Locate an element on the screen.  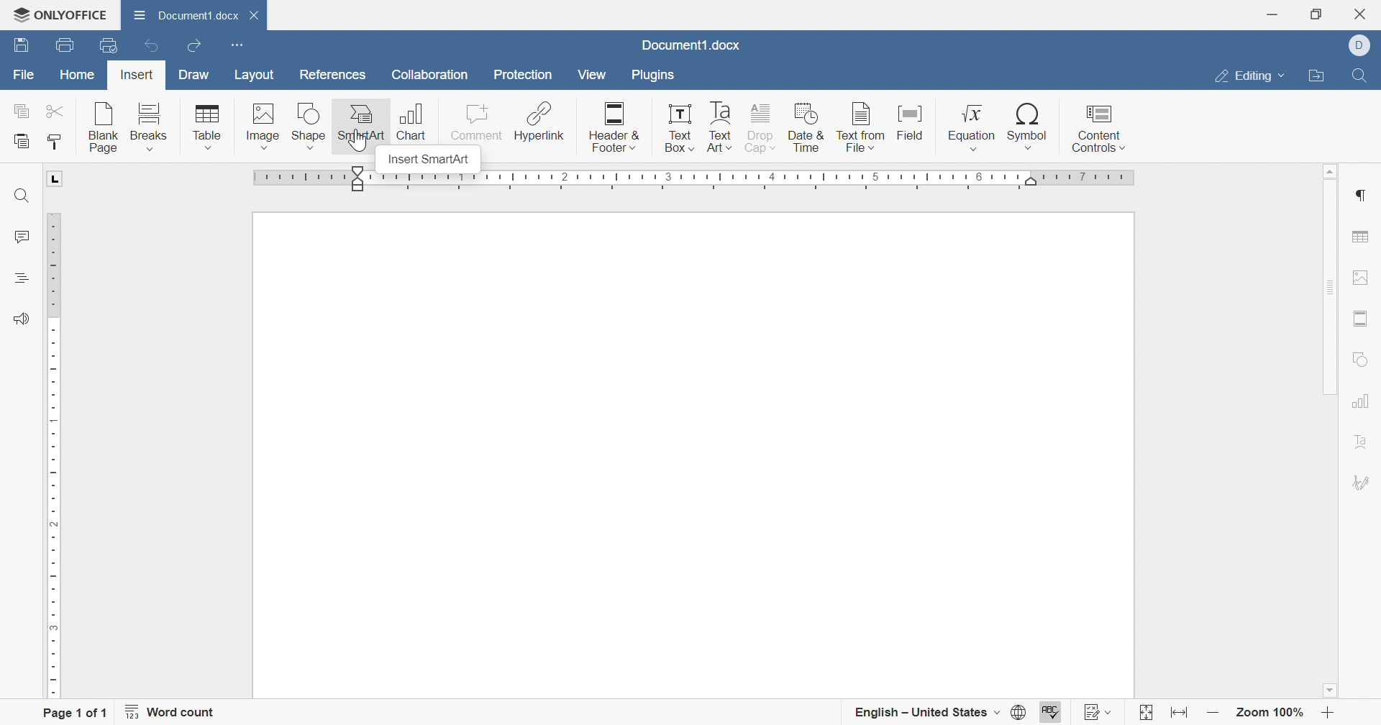
Zoom 100% is located at coordinates (1271, 711).